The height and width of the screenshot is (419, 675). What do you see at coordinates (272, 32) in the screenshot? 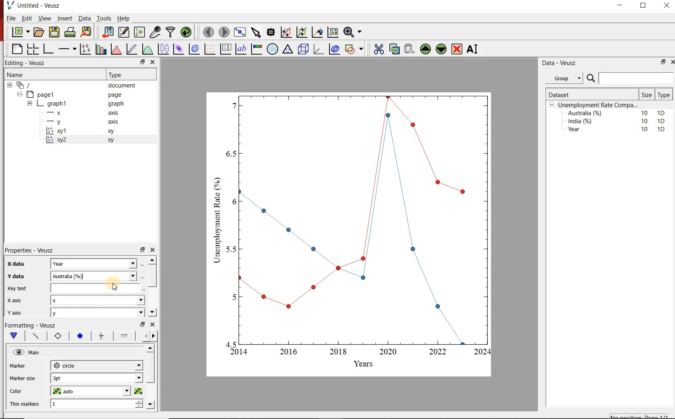
I see `read the data points` at bounding box center [272, 32].